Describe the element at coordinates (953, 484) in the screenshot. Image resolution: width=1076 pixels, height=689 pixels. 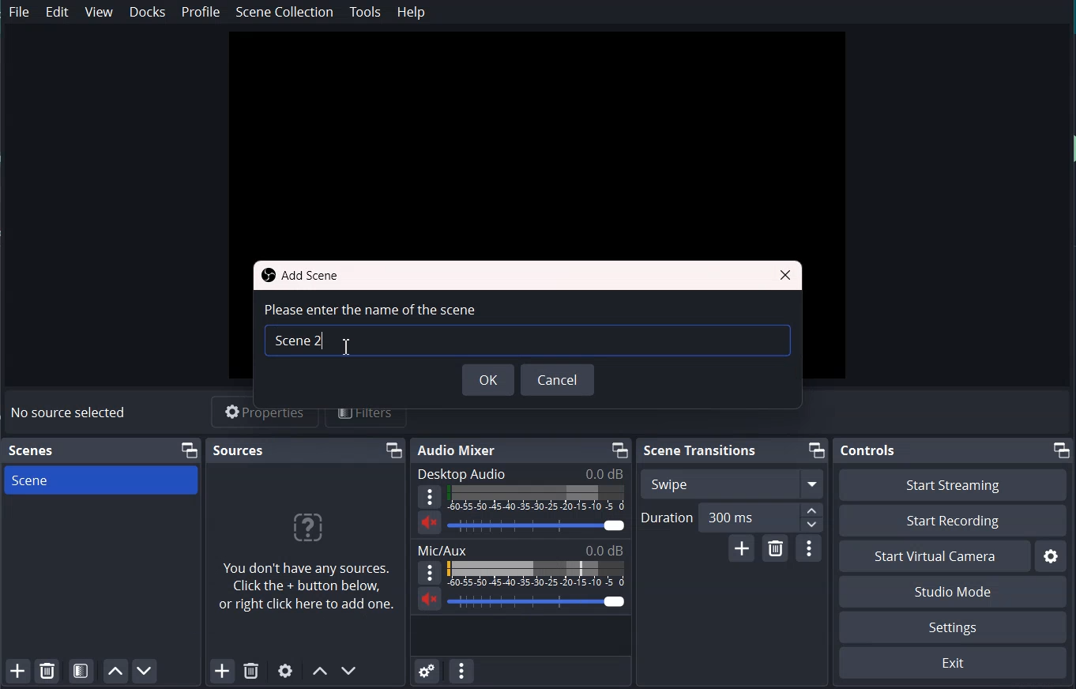
I see `Start Streaming` at that location.